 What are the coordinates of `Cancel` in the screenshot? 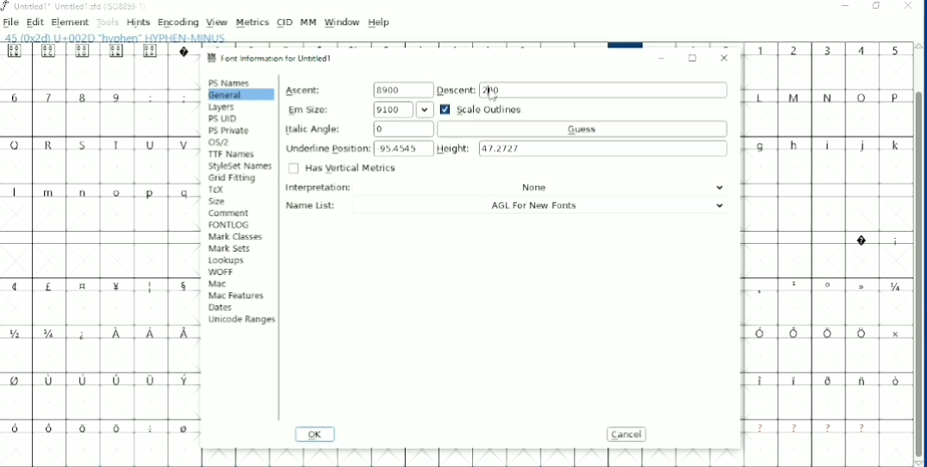 It's located at (629, 434).